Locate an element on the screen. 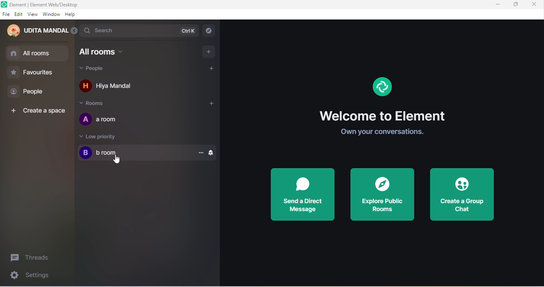 The image size is (544, 287). explore public rooms is located at coordinates (383, 196).